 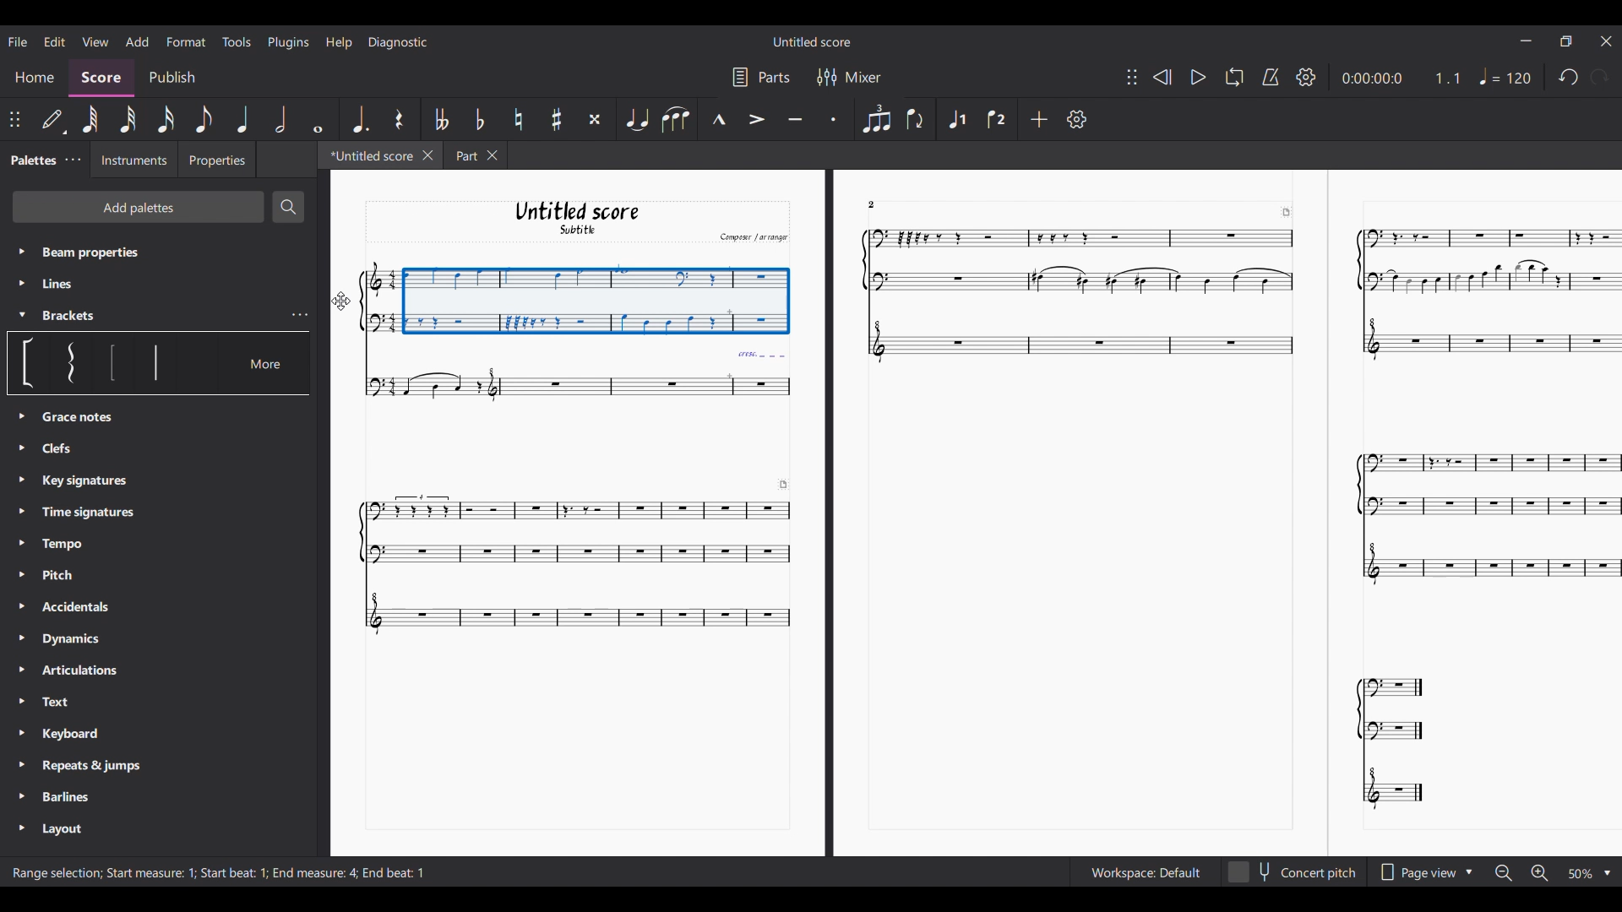 What do you see at coordinates (1508, 76) in the screenshot?
I see `Tempo` at bounding box center [1508, 76].